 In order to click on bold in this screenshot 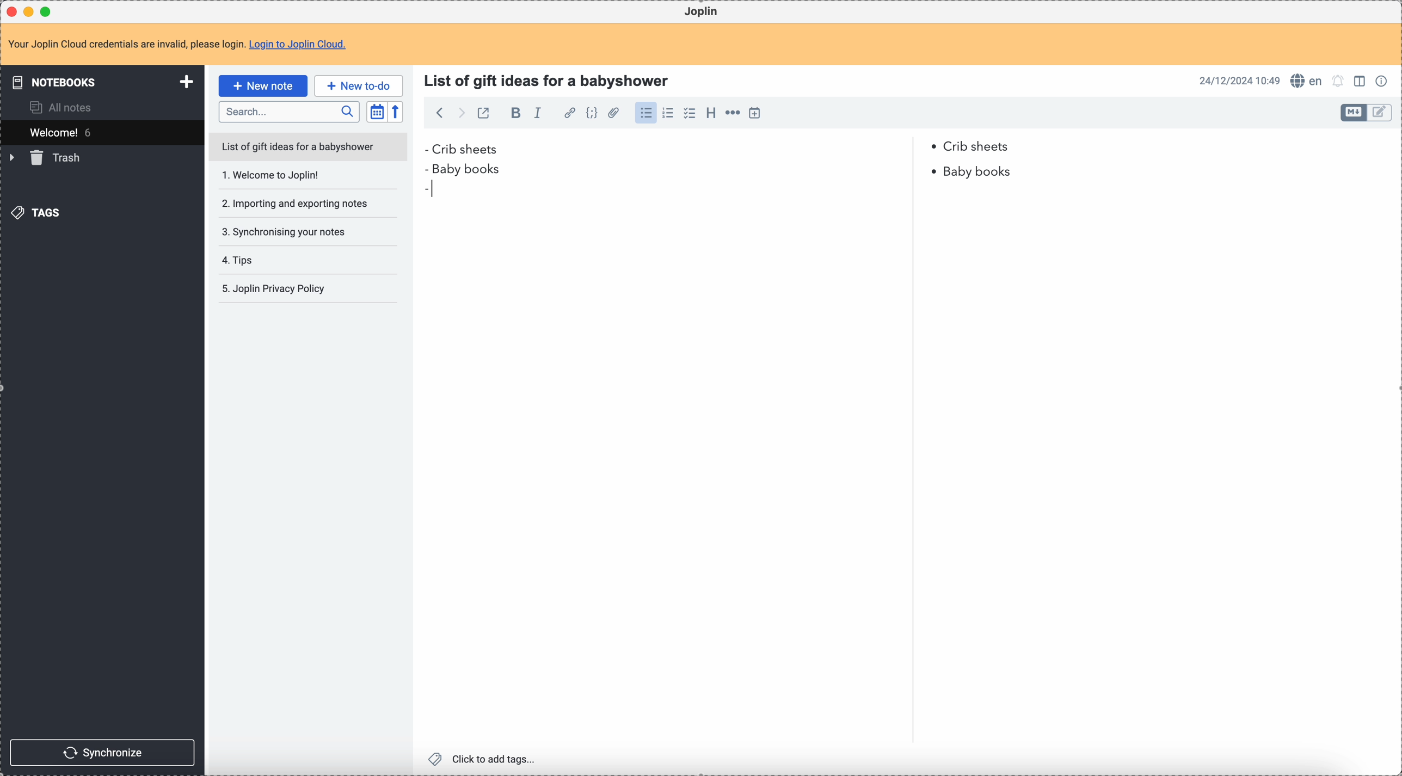, I will do `click(515, 114)`.